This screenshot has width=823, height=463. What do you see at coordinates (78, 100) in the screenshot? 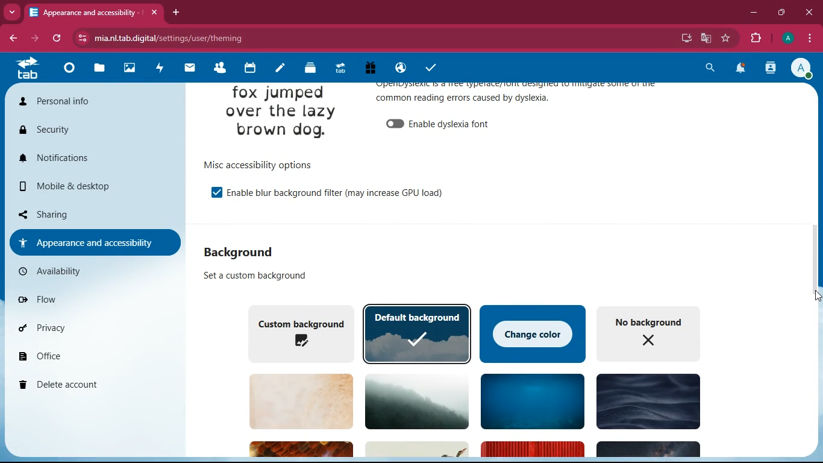
I see `personal info` at bounding box center [78, 100].